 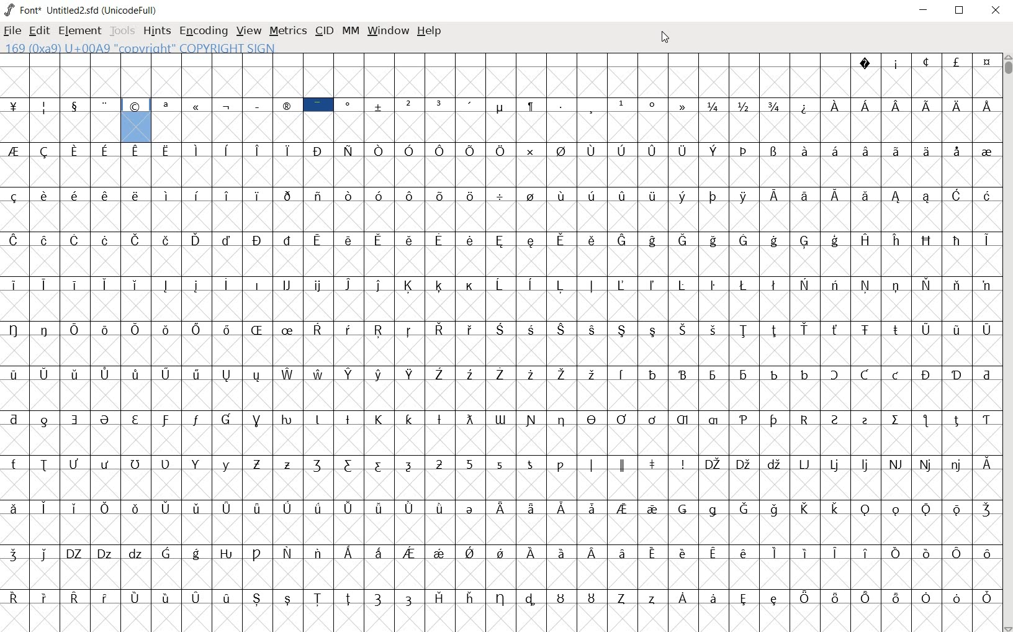 I want to click on cid, so click(x=323, y=32).